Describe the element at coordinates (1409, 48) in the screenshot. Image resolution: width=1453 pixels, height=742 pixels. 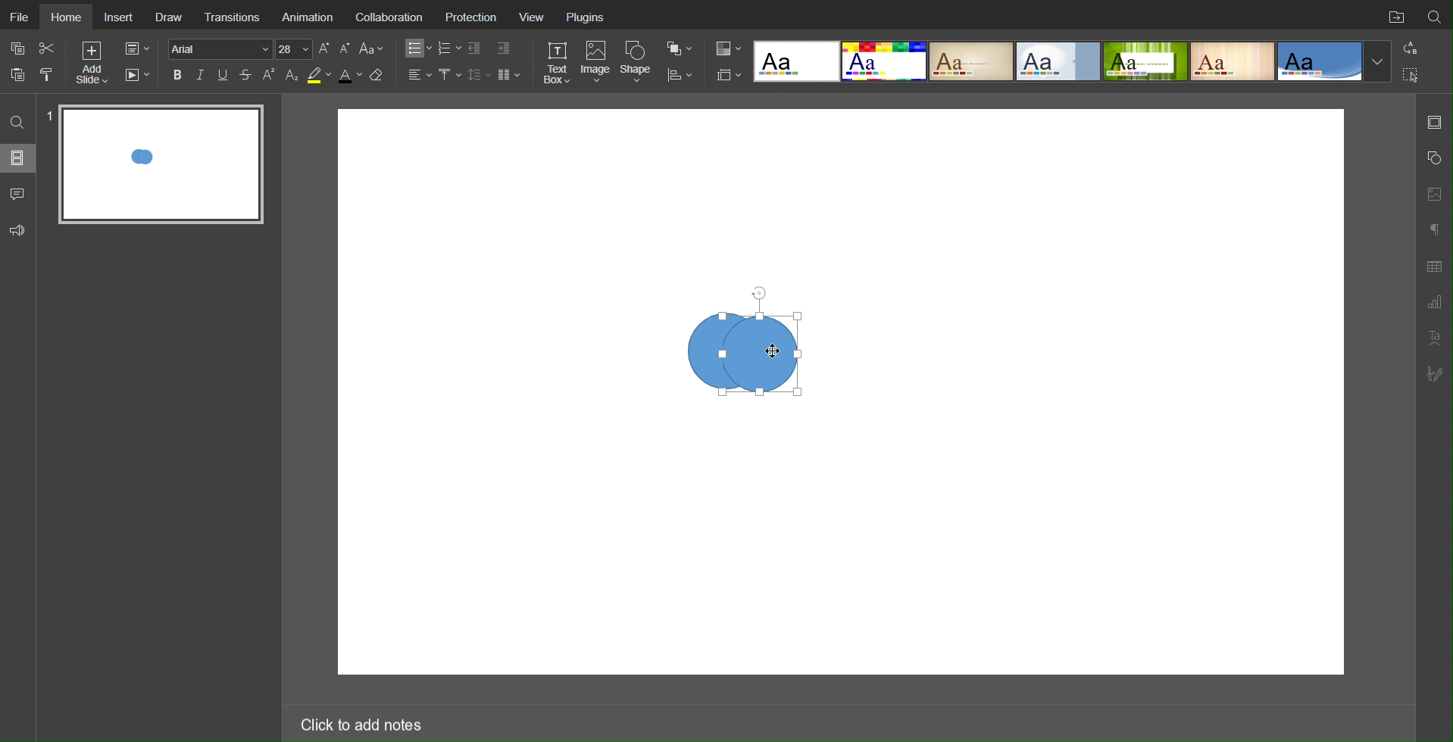
I see `Replace` at that location.